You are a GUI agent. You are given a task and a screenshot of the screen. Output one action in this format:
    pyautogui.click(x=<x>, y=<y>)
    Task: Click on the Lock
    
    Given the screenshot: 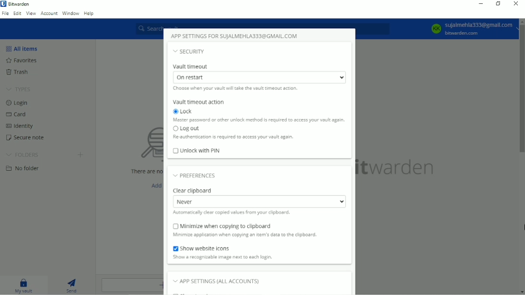 What is the action you would take?
    pyautogui.click(x=186, y=111)
    